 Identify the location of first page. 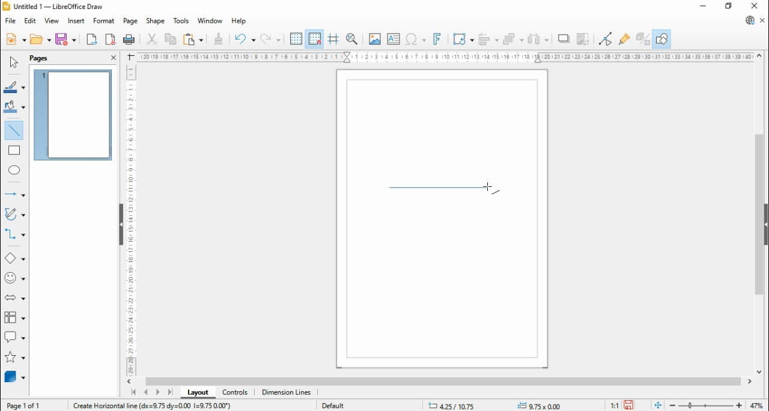
(132, 392).